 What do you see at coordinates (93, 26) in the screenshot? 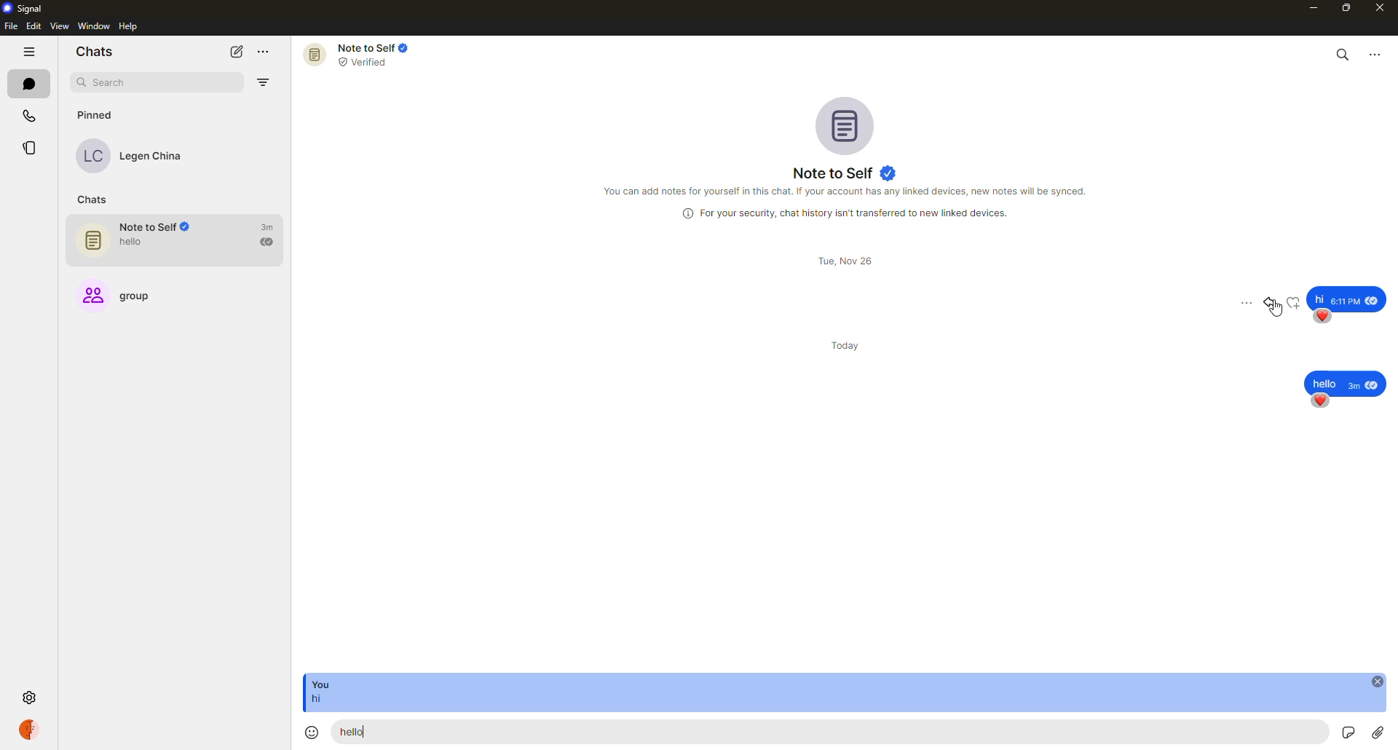
I see `window` at bounding box center [93, 26].